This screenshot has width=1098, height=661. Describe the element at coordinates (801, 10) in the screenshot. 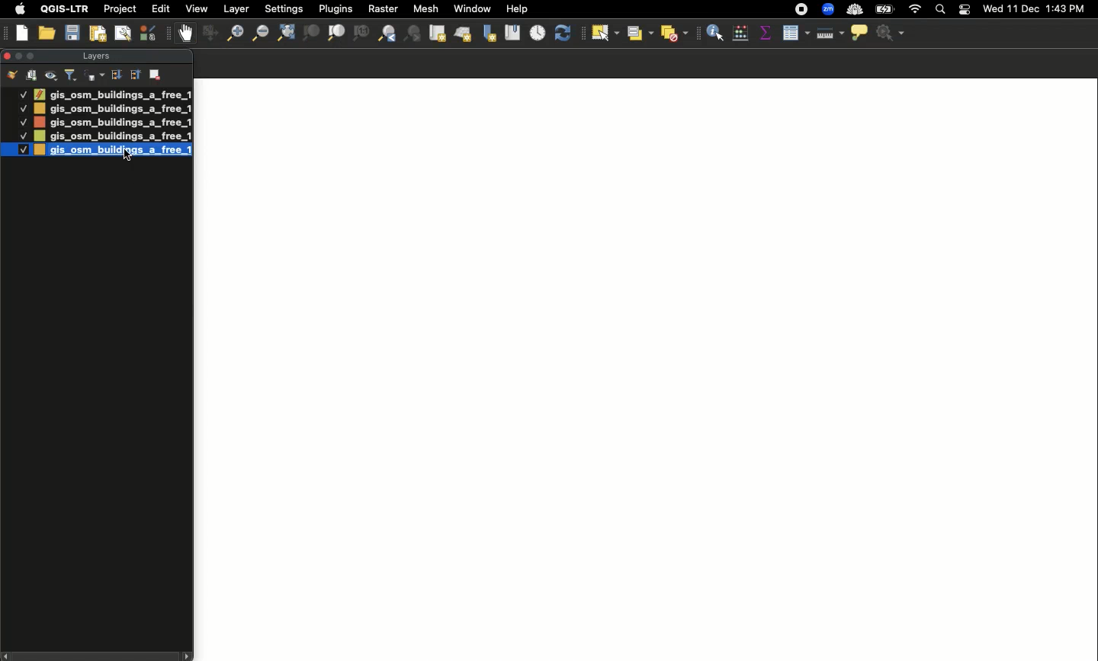

I see `Recording` at that location.